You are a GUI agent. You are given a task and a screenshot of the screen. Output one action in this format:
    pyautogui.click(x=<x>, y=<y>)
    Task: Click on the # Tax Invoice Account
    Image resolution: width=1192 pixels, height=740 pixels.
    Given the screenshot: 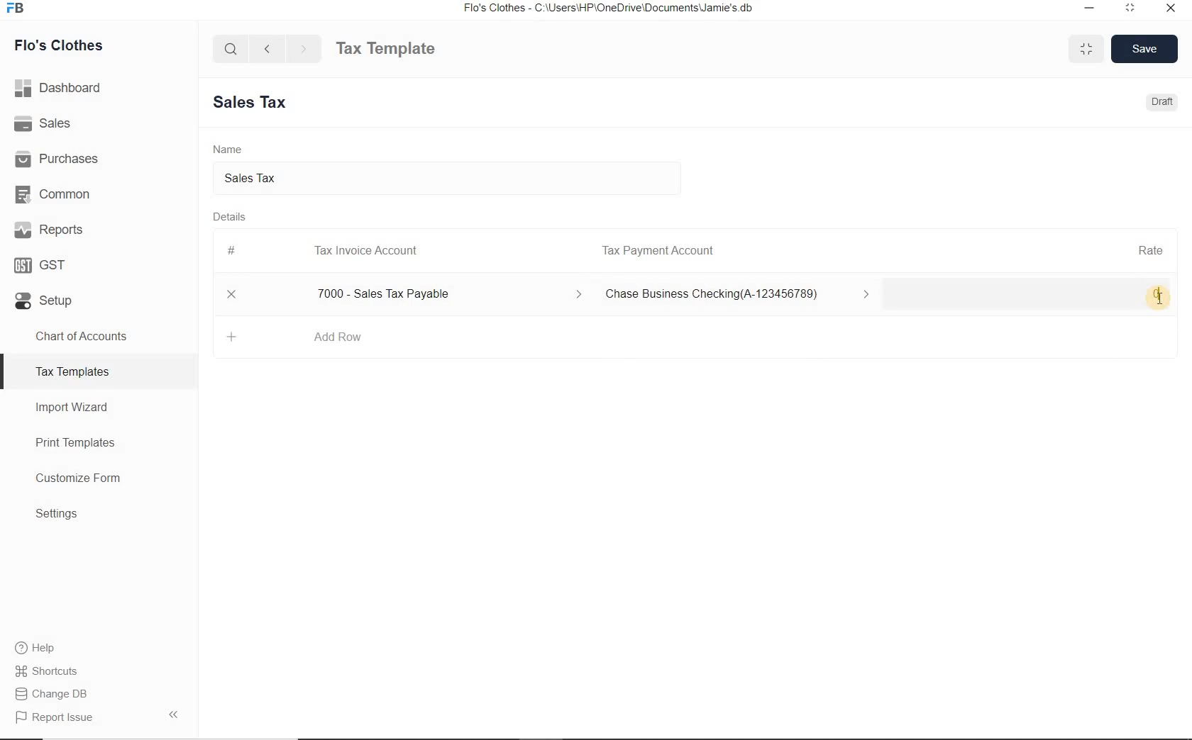 What is the action you would take?
    pyautogui.click(x=324, y=252)
    